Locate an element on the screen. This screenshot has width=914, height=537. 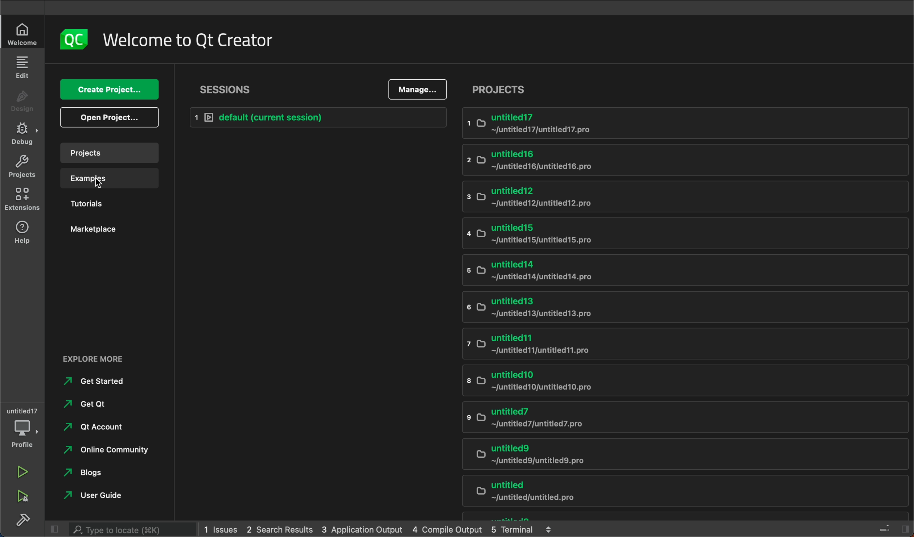
tutorials is located at coordinates (106, 206).